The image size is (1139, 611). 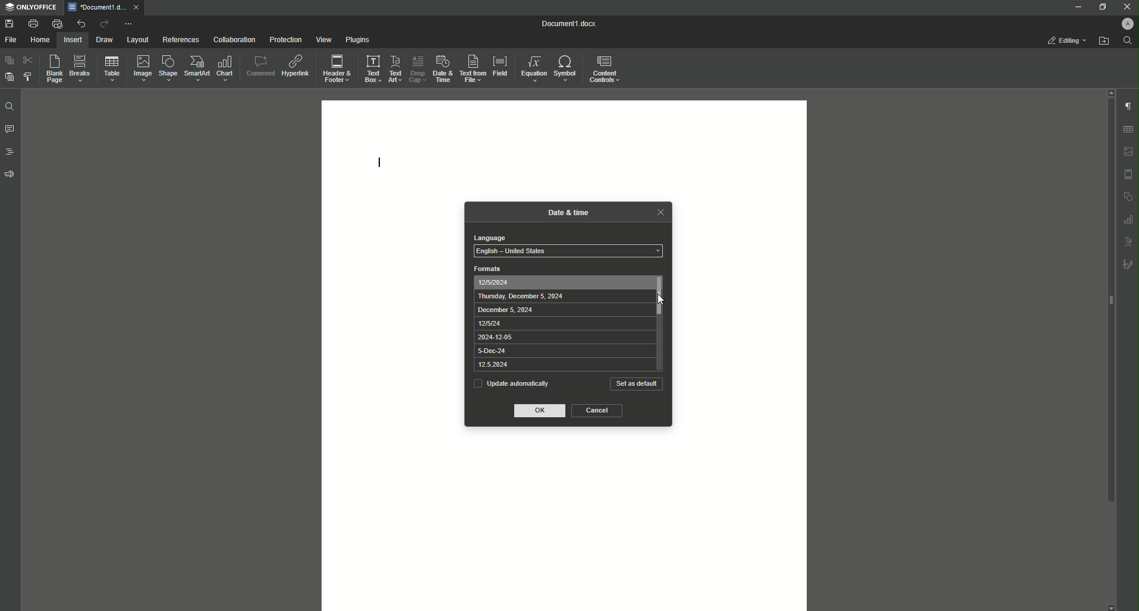 I want to click on Controls, so click(x=607, y=68).